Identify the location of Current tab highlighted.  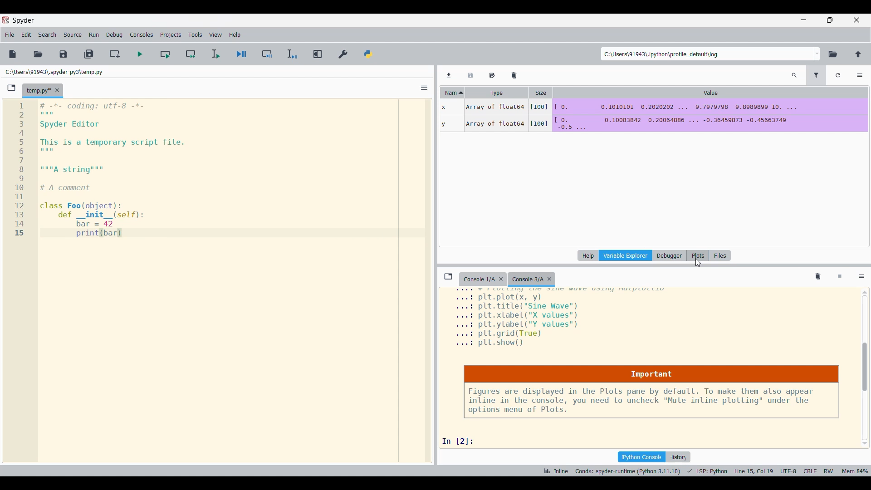
(533, 279).